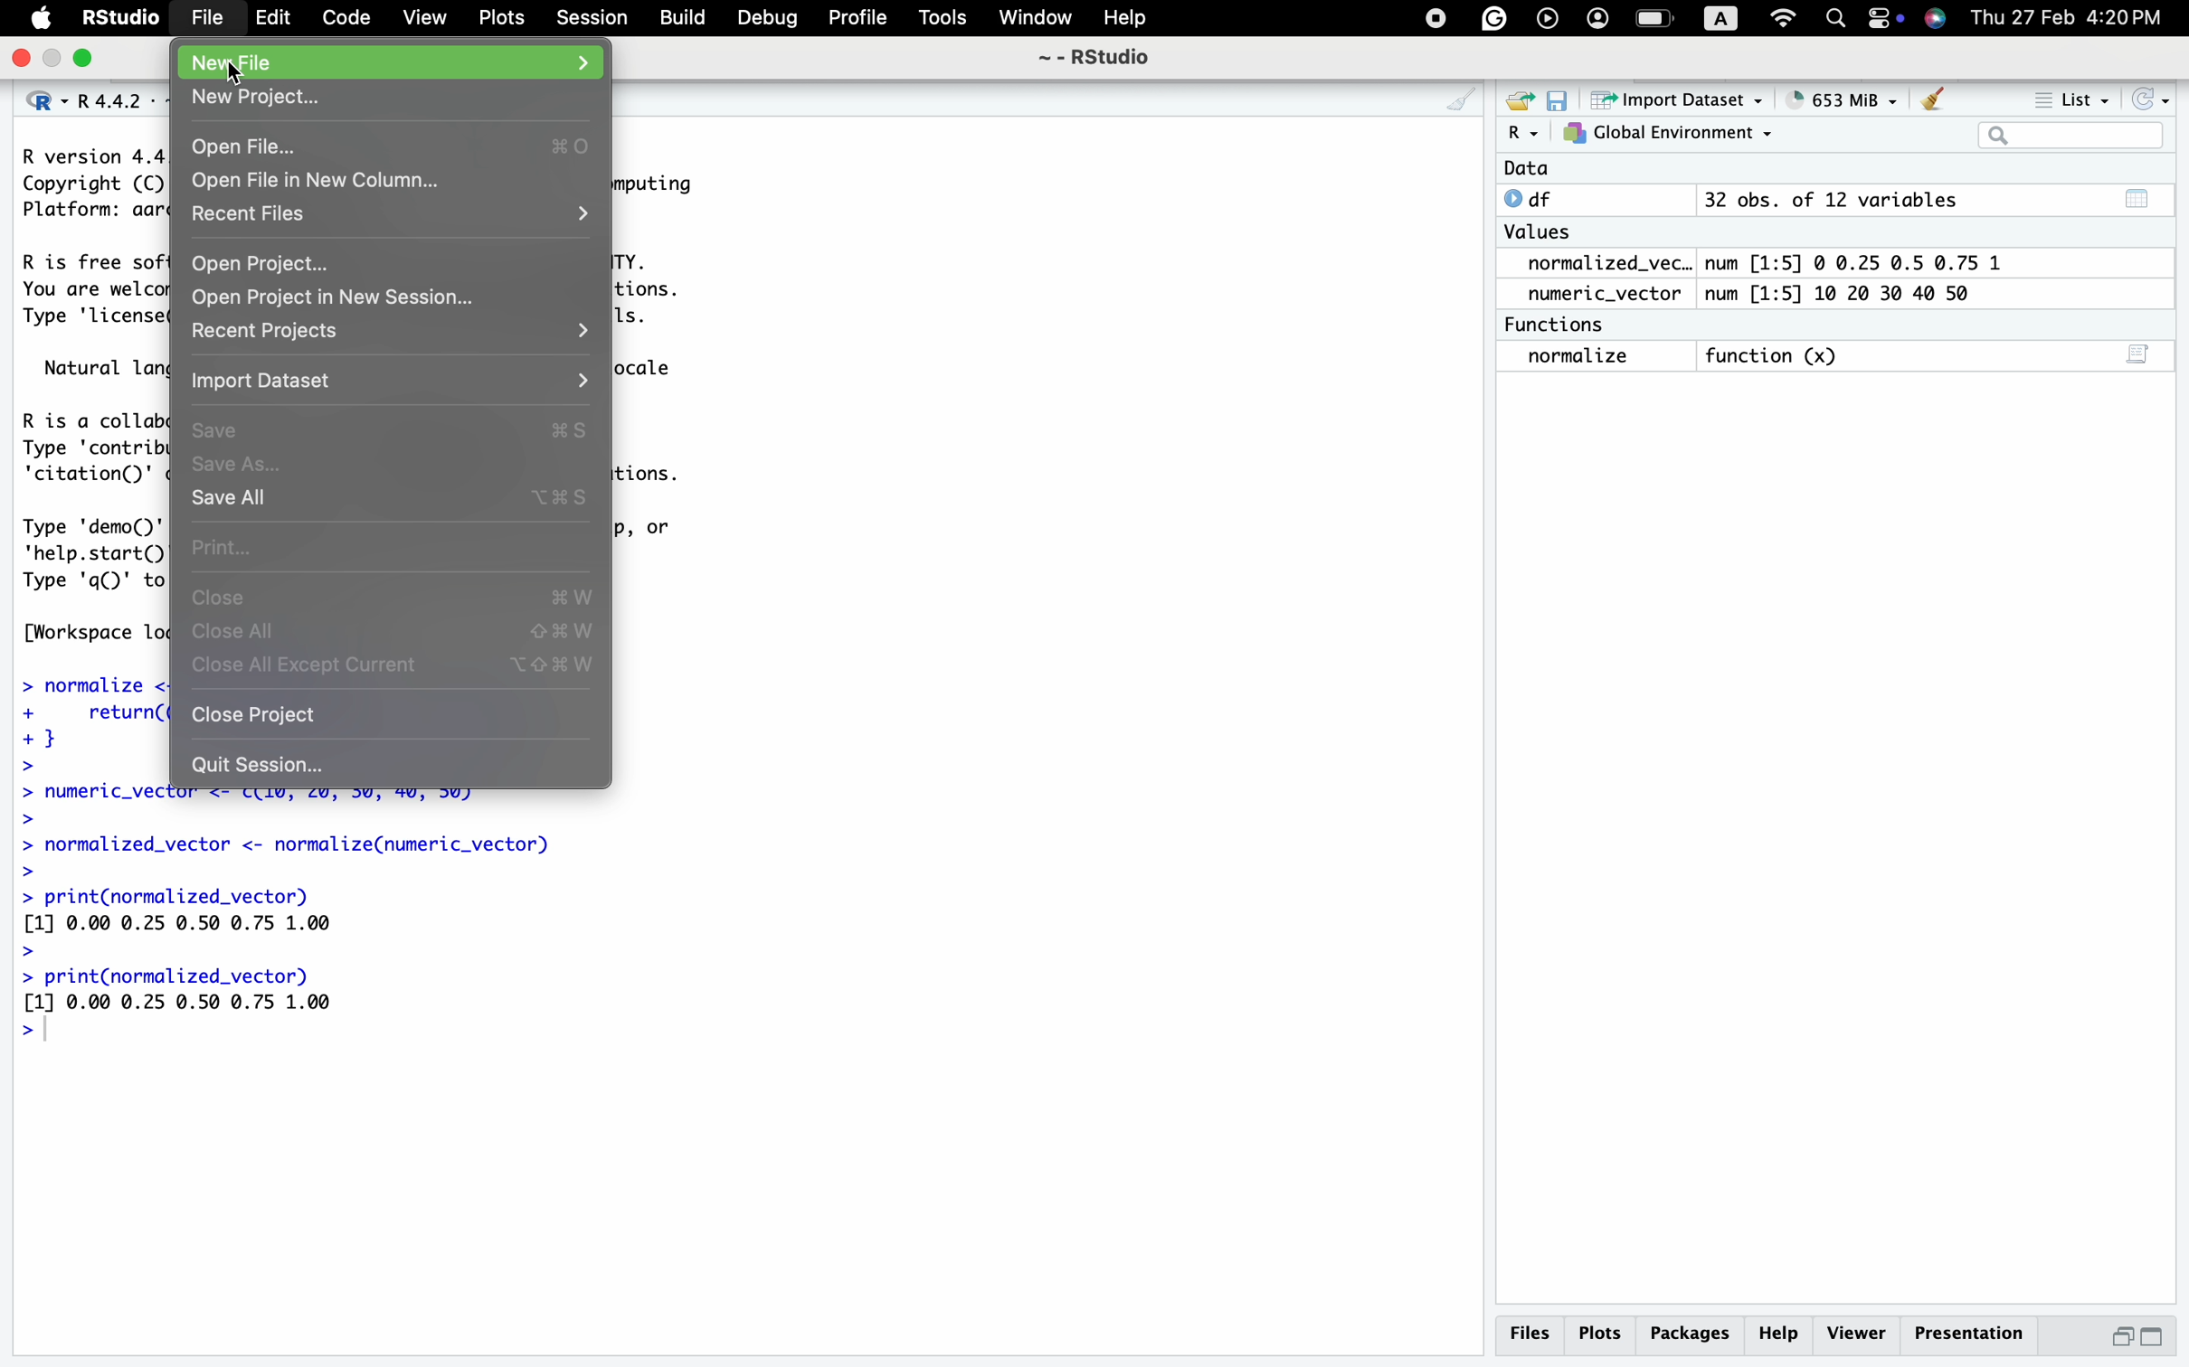  What do you see at coordinates (223, 601) in the screenshot?
I see `Close` at bounding box center [223, 601].